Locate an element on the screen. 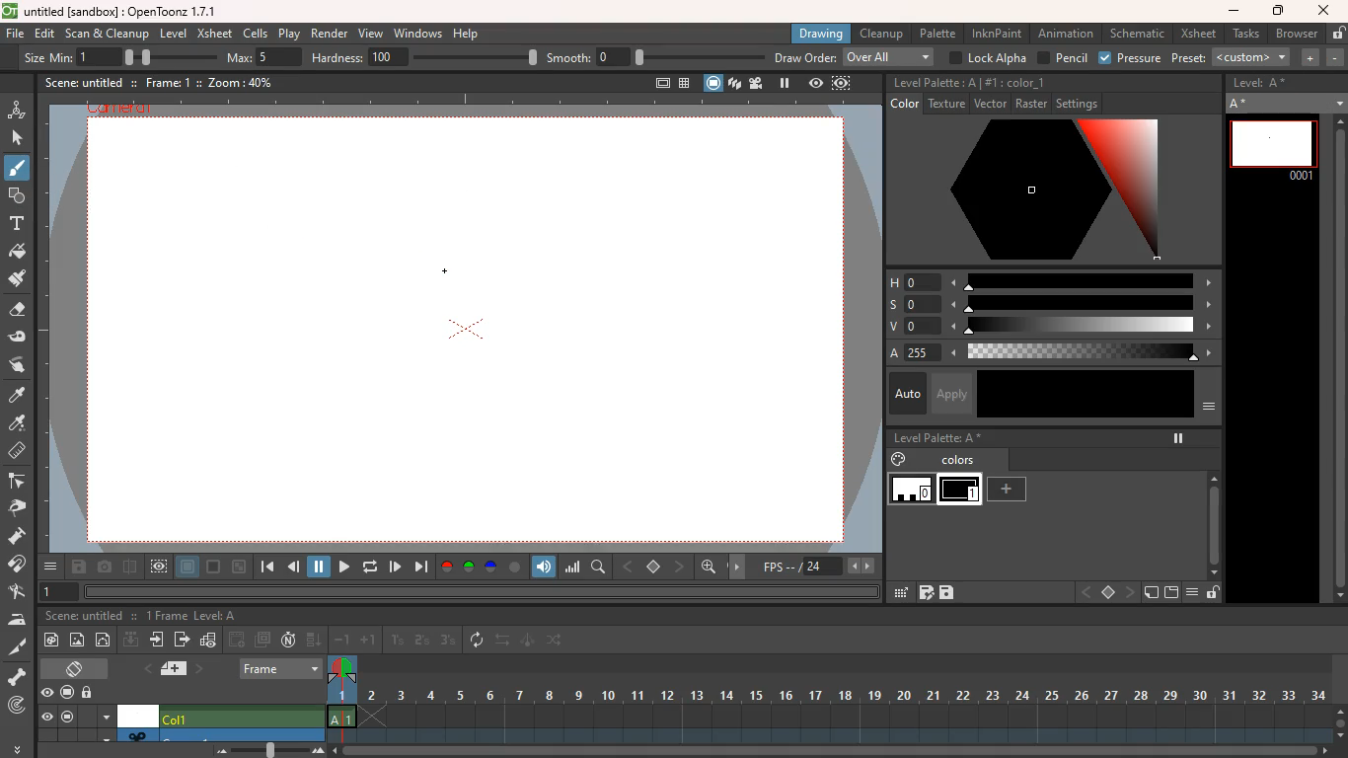 This screenshot has width=1348, height=758. level palette: A* is located at coordinates (937, 439).